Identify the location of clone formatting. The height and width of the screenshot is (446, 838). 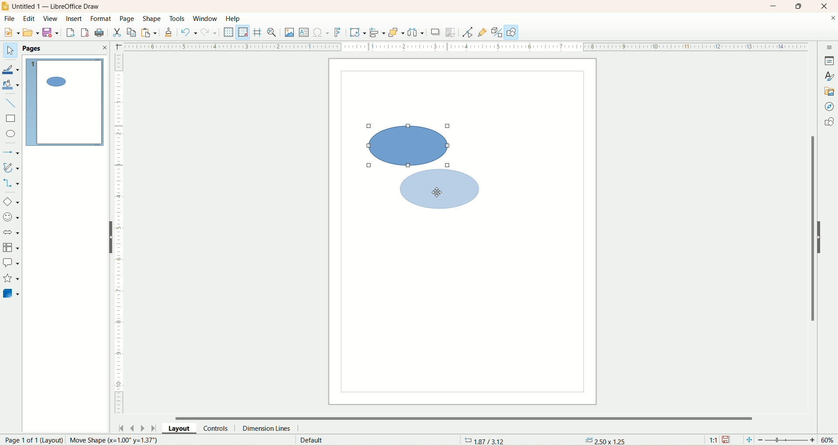
(171, 32).